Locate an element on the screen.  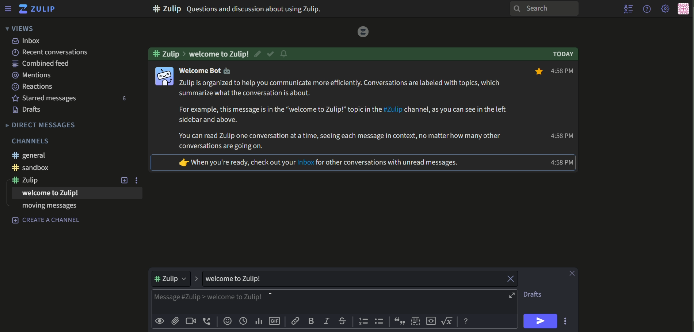
search bar is located at coordinates (543, 8).